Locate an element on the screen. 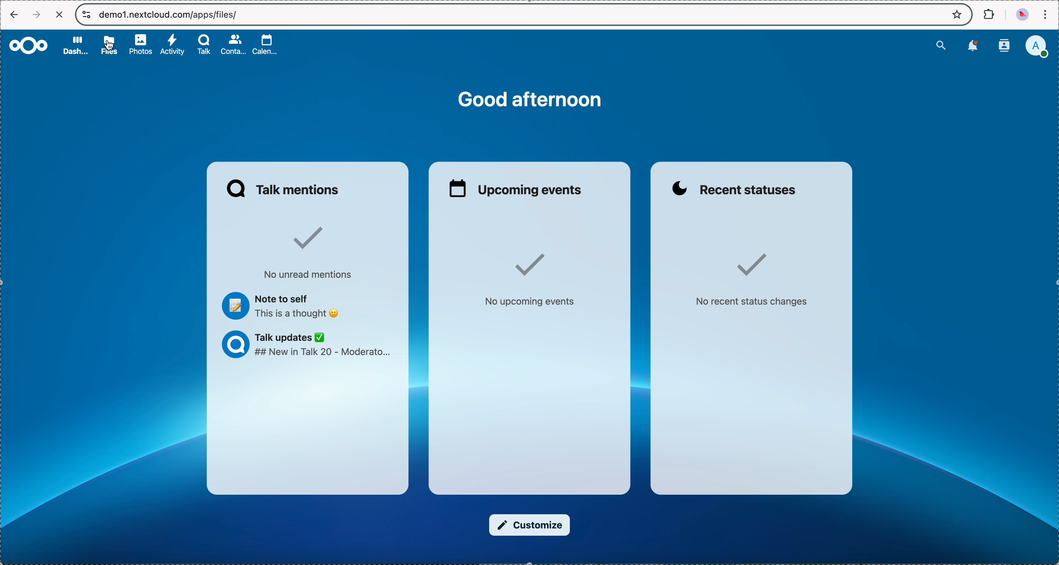 The image size is (1059, 565). favorites is located at coordinates (956, 14).